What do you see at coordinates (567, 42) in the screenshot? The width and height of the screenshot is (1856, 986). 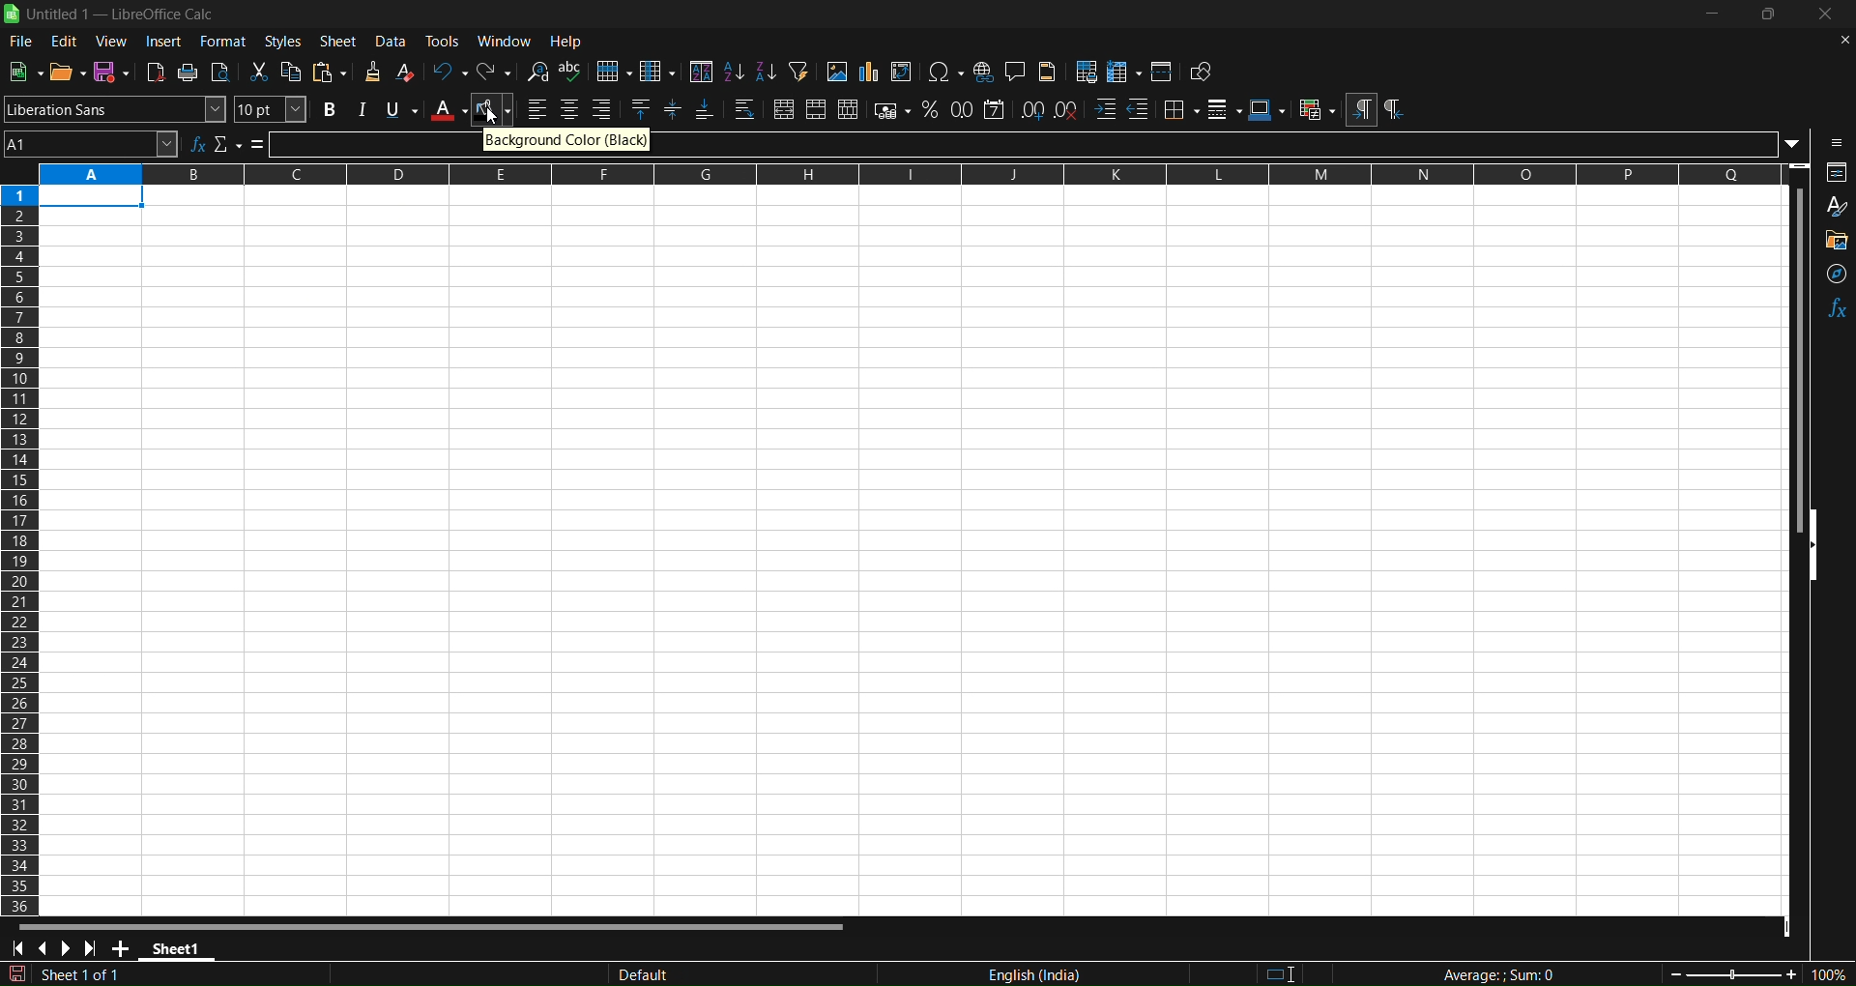 I see `help` at bounding box center [567, 42].